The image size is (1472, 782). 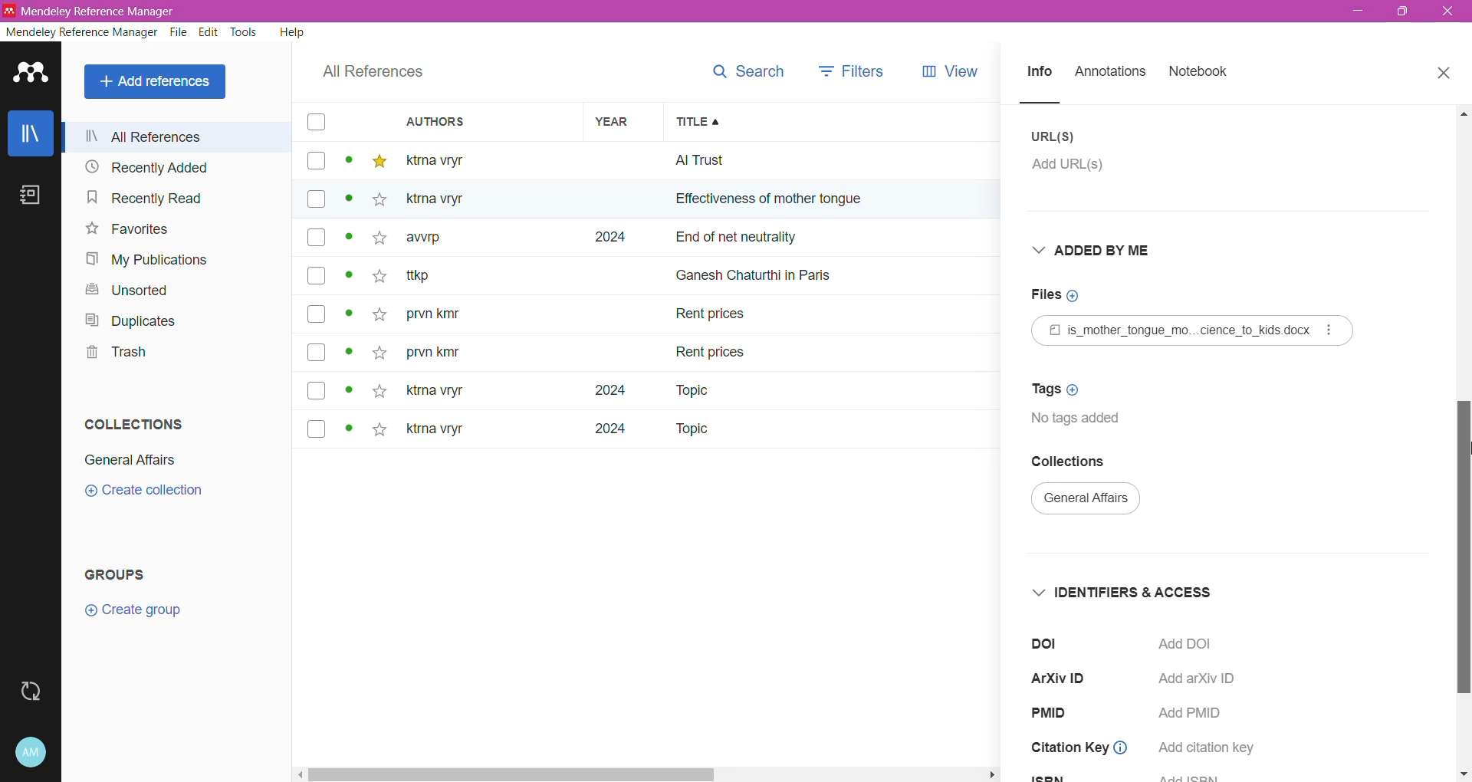 What do you see at coordinates (135, 423) in the screenshot?
I see `Collections` at bounding box center [135, 423].